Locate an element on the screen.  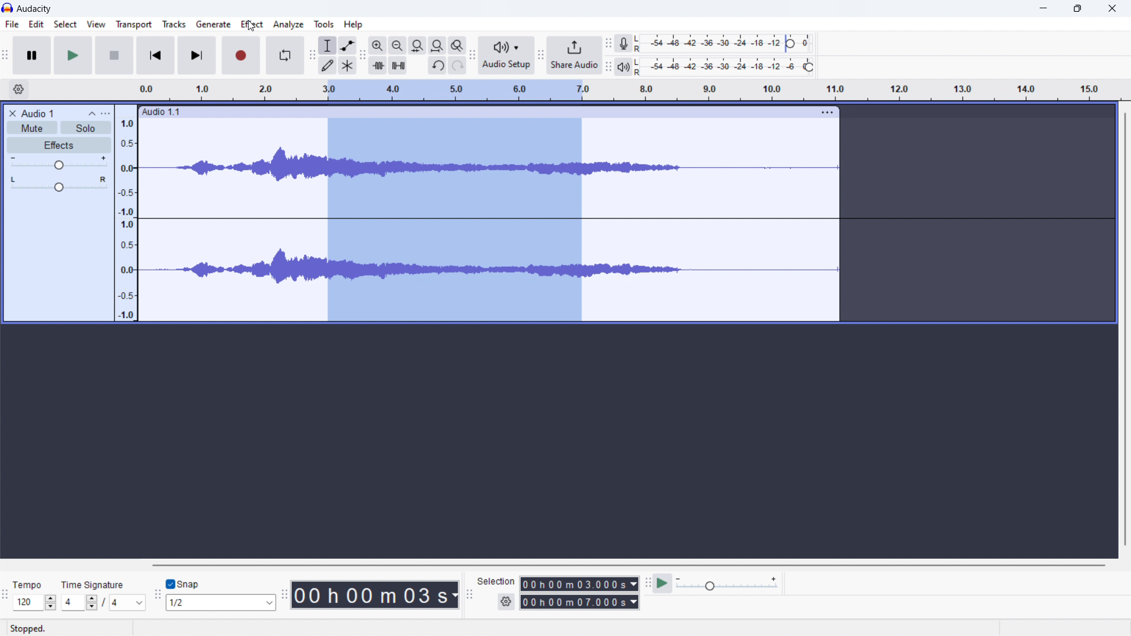
audacity is located at coordinates (35, 9).